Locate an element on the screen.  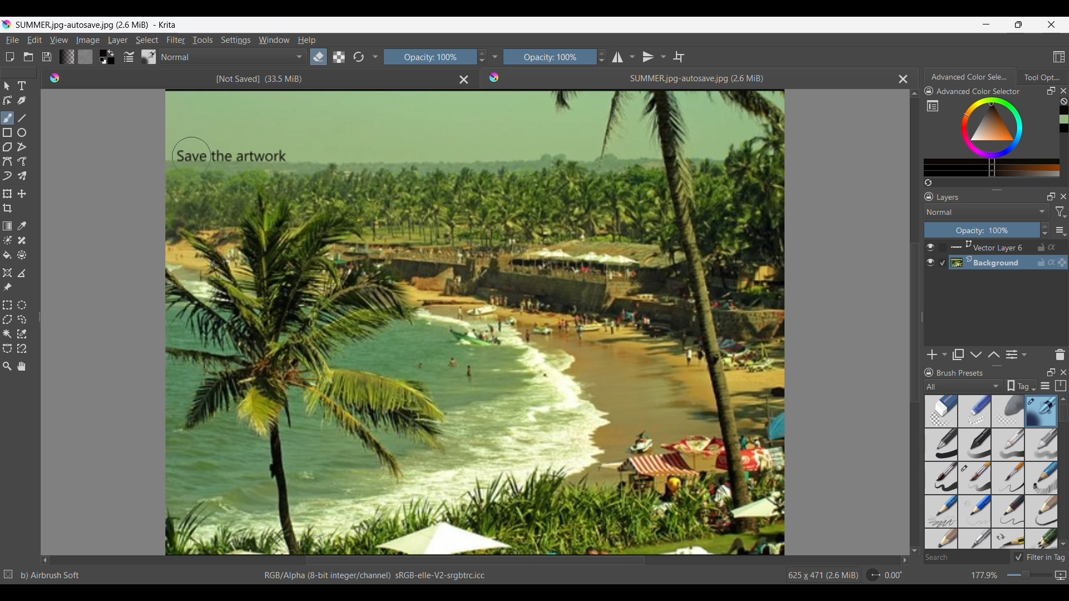
Increase/Decrease Opacity is located at coordinates (480, 57).